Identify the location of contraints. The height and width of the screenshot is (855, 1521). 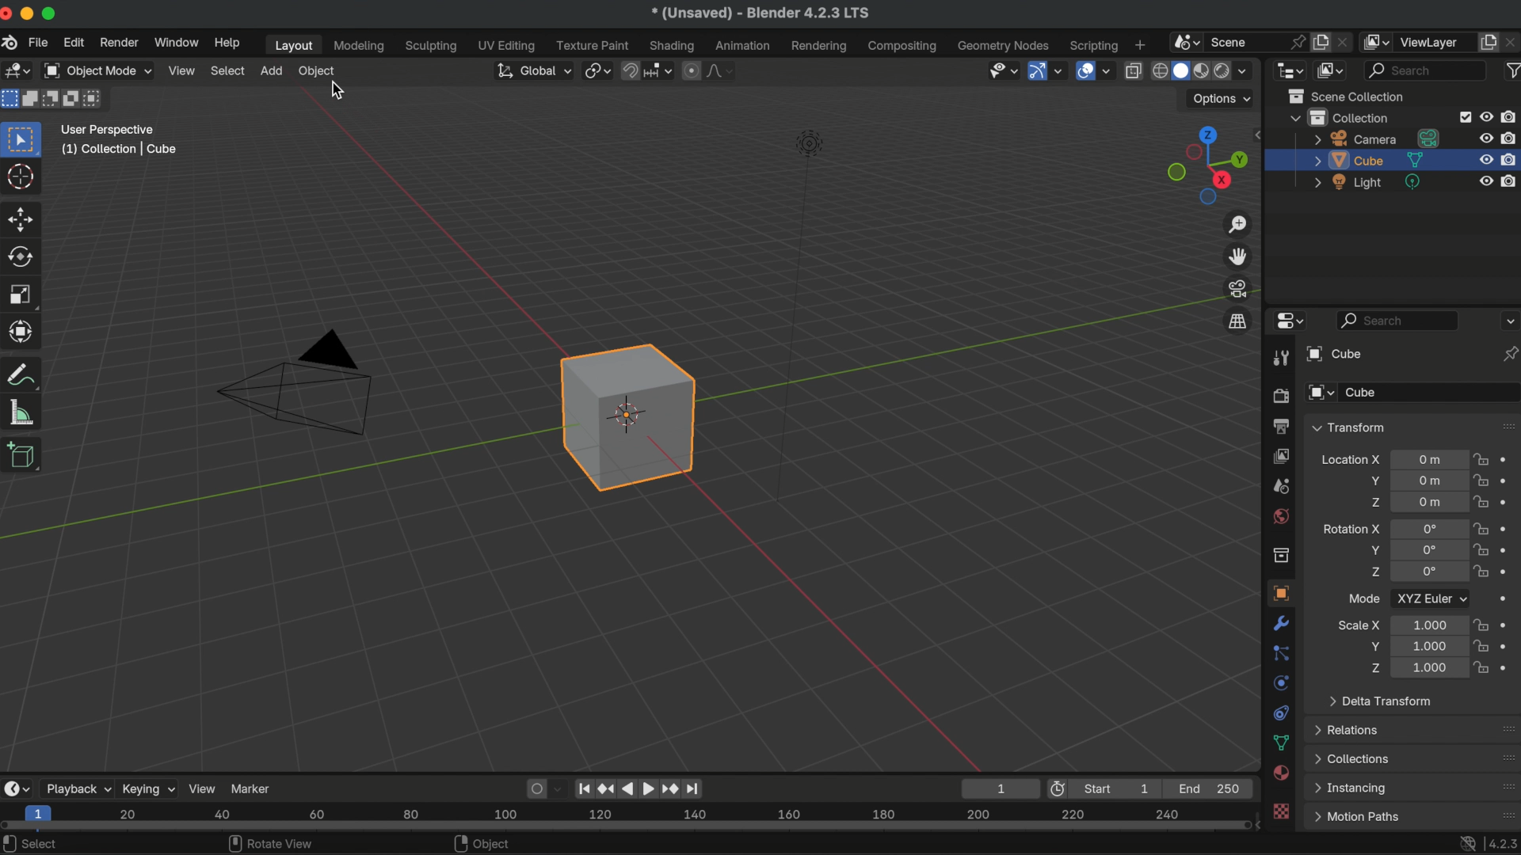
(1280, 711).